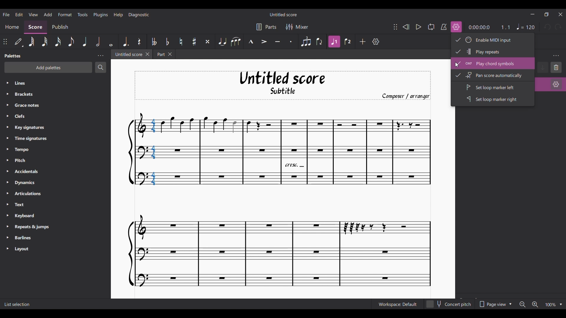 The height and width of the screenshot is (318, 566). What do you see at coordinates (348, 41) in the screenshot?
I see `Voice 2` at bounding box center [348, 41].